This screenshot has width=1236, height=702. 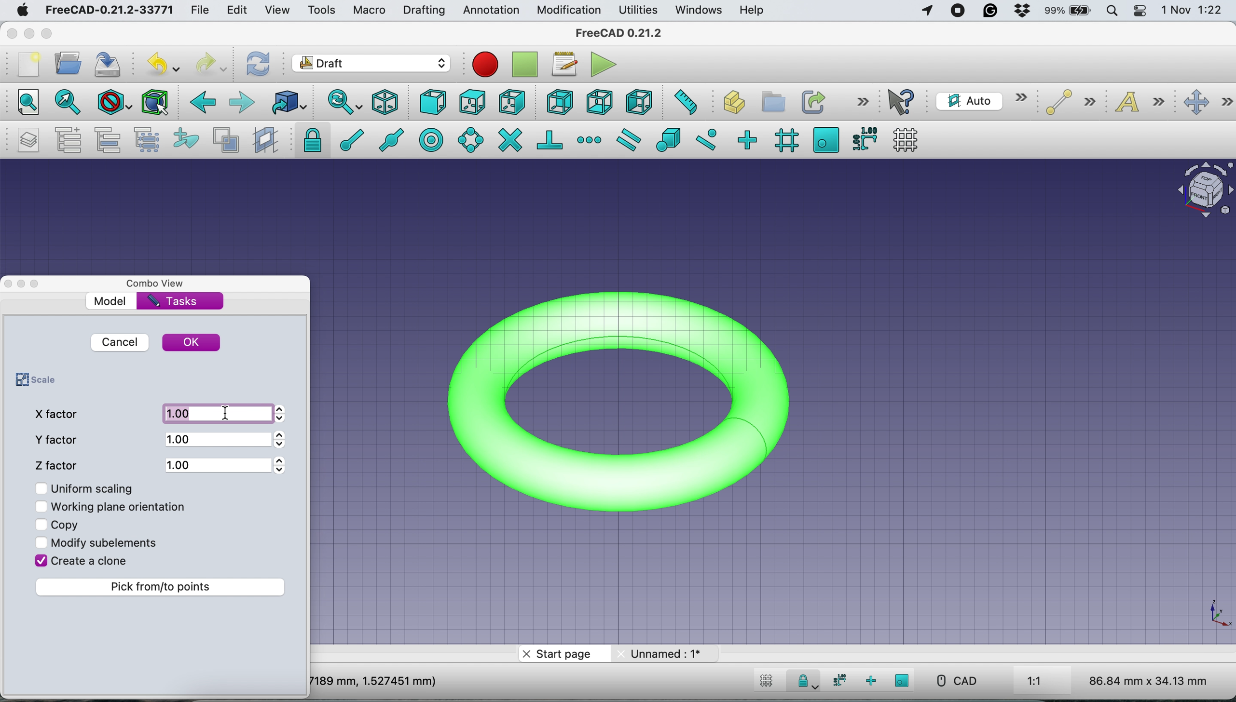 What do you see at coordinates (175, 302) in the screenshot?
I see `tasks` at bounding box center [175, 302].